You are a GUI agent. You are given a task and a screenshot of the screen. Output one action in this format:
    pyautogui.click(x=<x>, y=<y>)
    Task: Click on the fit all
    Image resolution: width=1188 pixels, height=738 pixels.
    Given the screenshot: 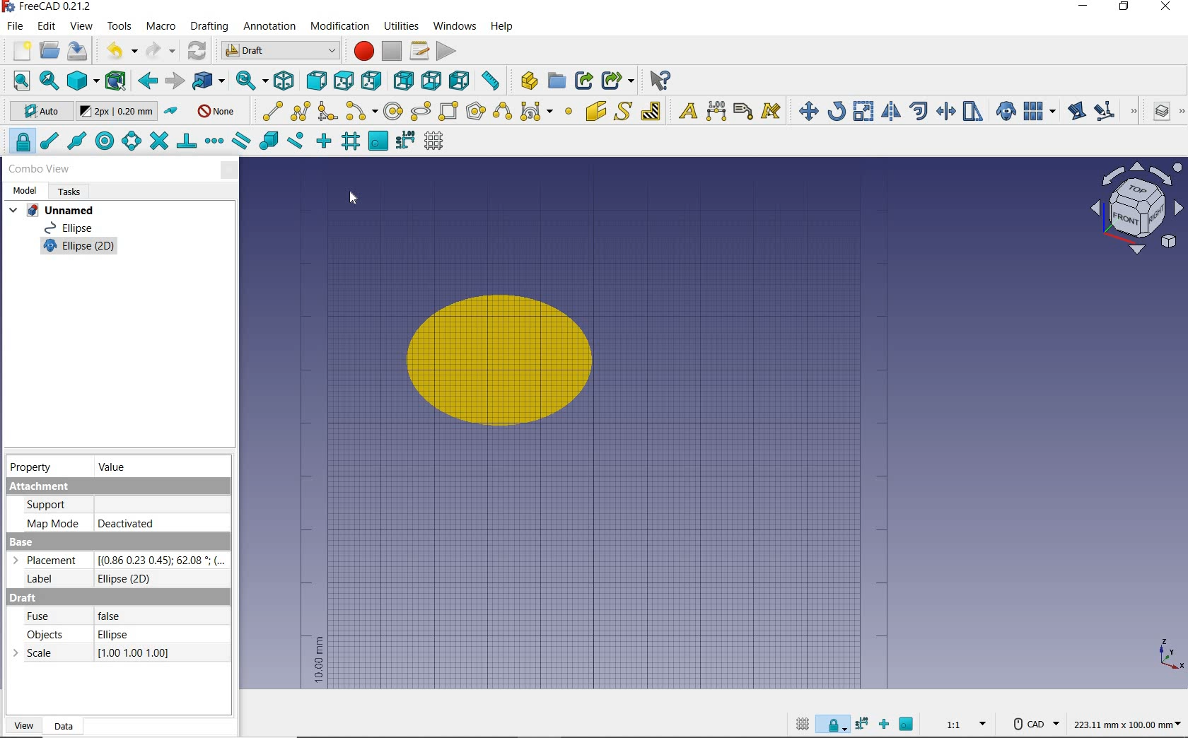 What is the action you would take?
    pyautogui.click(x=16, y=80)
    